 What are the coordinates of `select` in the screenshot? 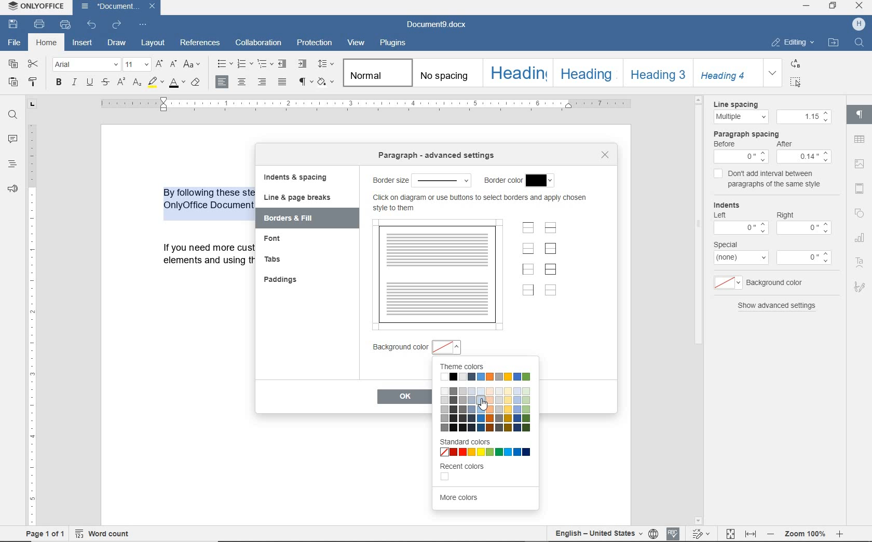 It's located at (541, 181).